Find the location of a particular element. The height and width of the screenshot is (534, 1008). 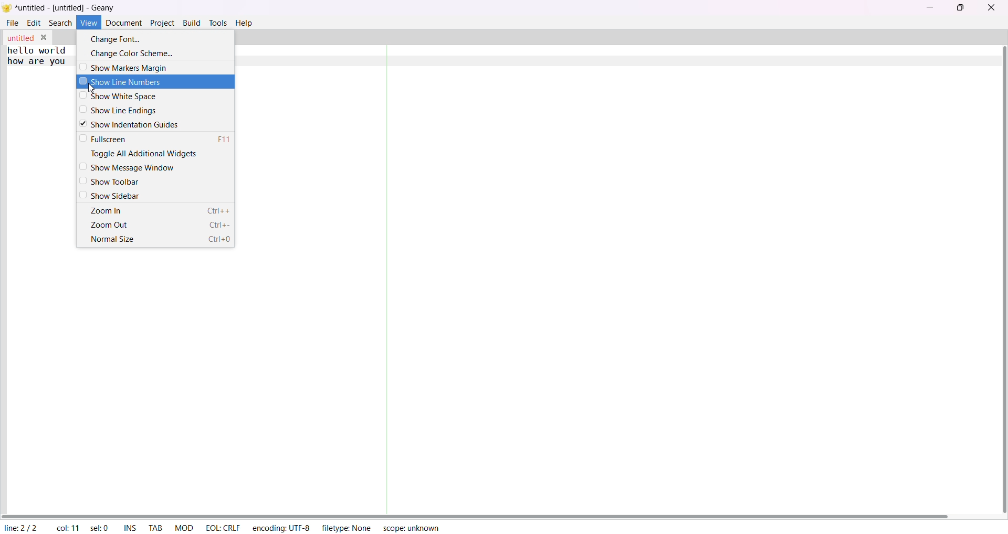

show toolbar is located at coordinates (104, 182).